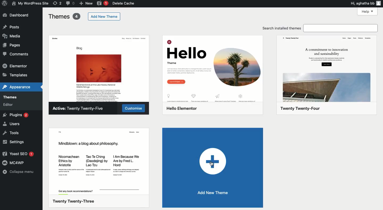 Image resolution: width=383 pixels, height=210 pixels. What do you see at coordinates (12, 124) in the screenshot?
I see `Users` at bounding box center [12, 124].